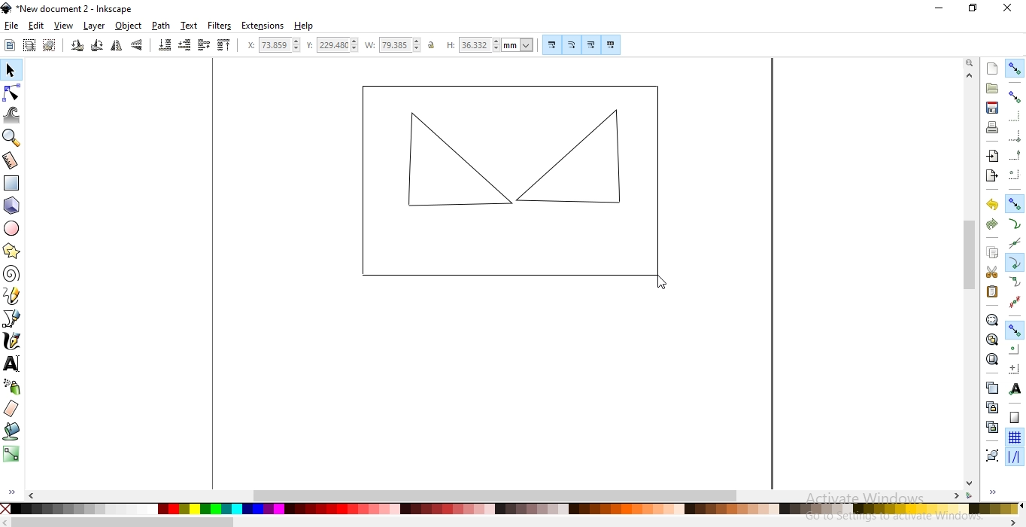 Image resolution: width=1026 pixels, height=527 pixels. What do you see at coordinates (993, 126) in the screenshot?
I see `print document` at bounding box center [993, 126].